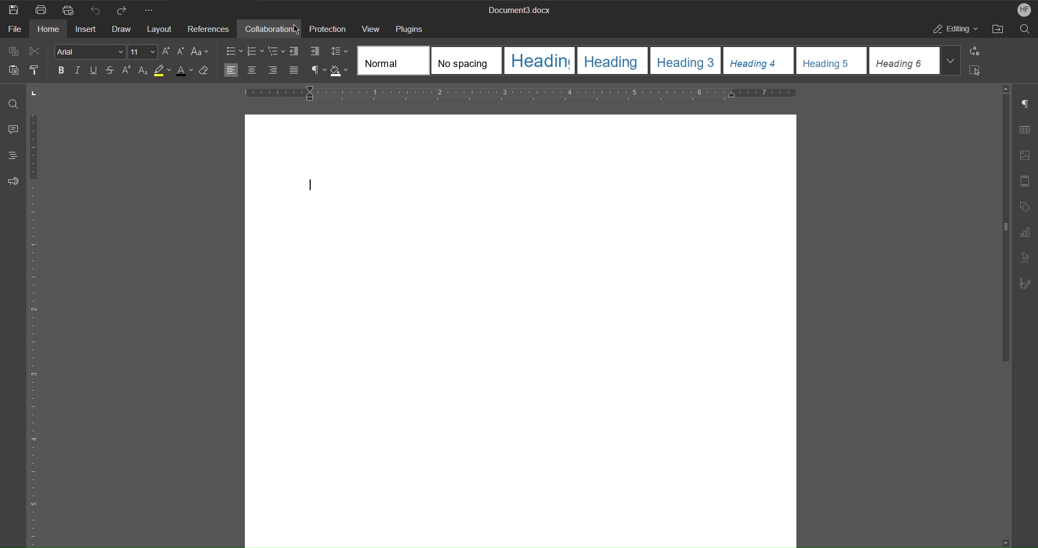  Describe the element at coordinates (686, 61) in the screenshot. I see `Heading 3` at that location.